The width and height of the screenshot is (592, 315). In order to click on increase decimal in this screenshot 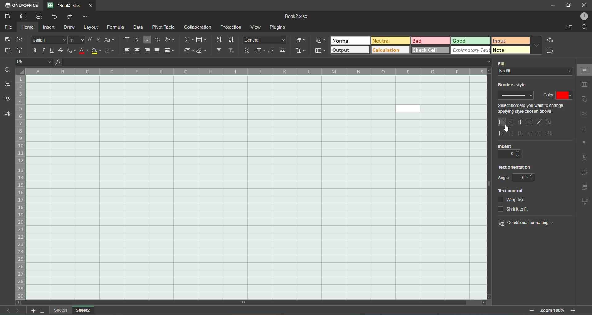, I will do `click(284, 50)`.